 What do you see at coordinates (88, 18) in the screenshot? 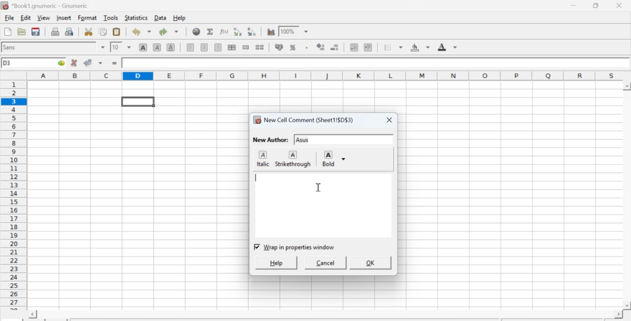
I see `Format` at bounding box center [88, 18].